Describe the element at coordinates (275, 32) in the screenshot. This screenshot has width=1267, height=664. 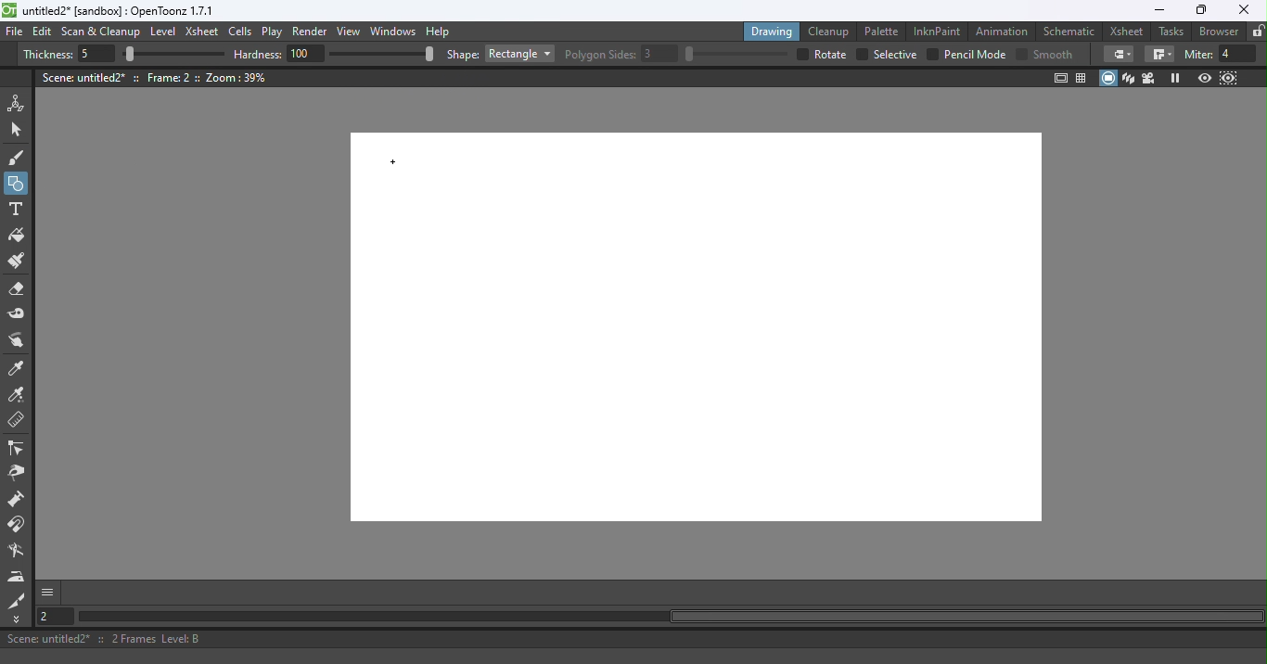
I see `Play` at that location.